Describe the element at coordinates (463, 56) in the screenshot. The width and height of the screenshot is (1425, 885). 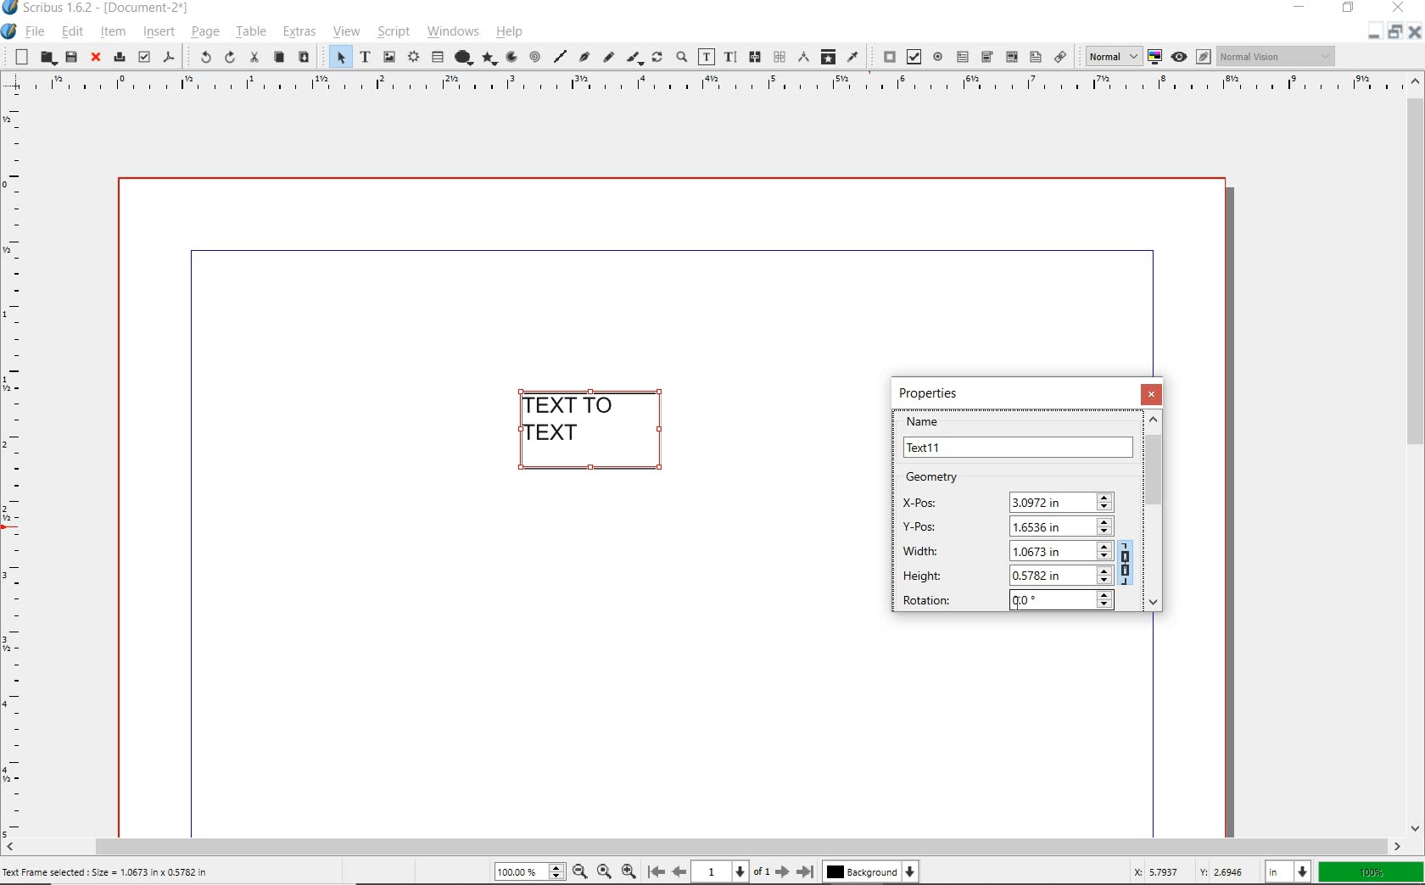
I see `shape` at that location.